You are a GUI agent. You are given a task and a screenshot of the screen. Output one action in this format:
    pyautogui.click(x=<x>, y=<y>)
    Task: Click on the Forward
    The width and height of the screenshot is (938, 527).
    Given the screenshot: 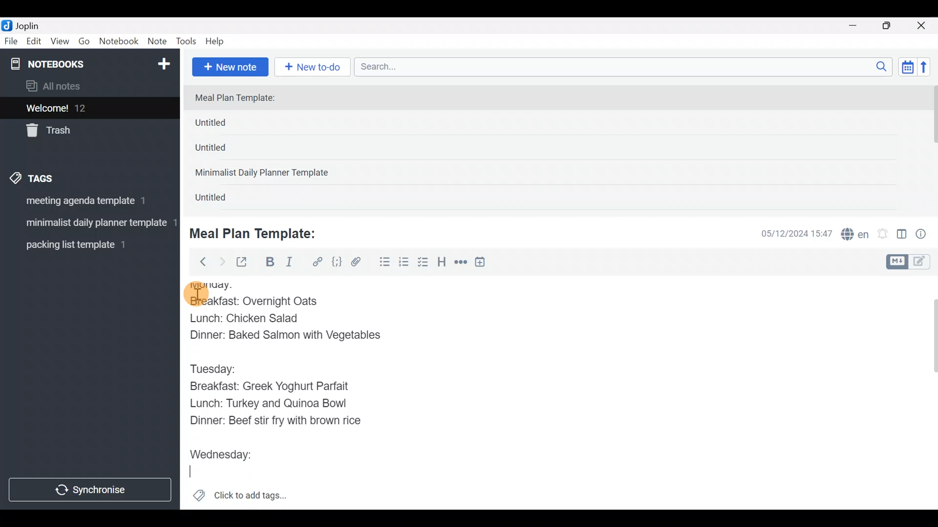 What is the action you would take?
    pyautogui.click(x=222, y=262)
    